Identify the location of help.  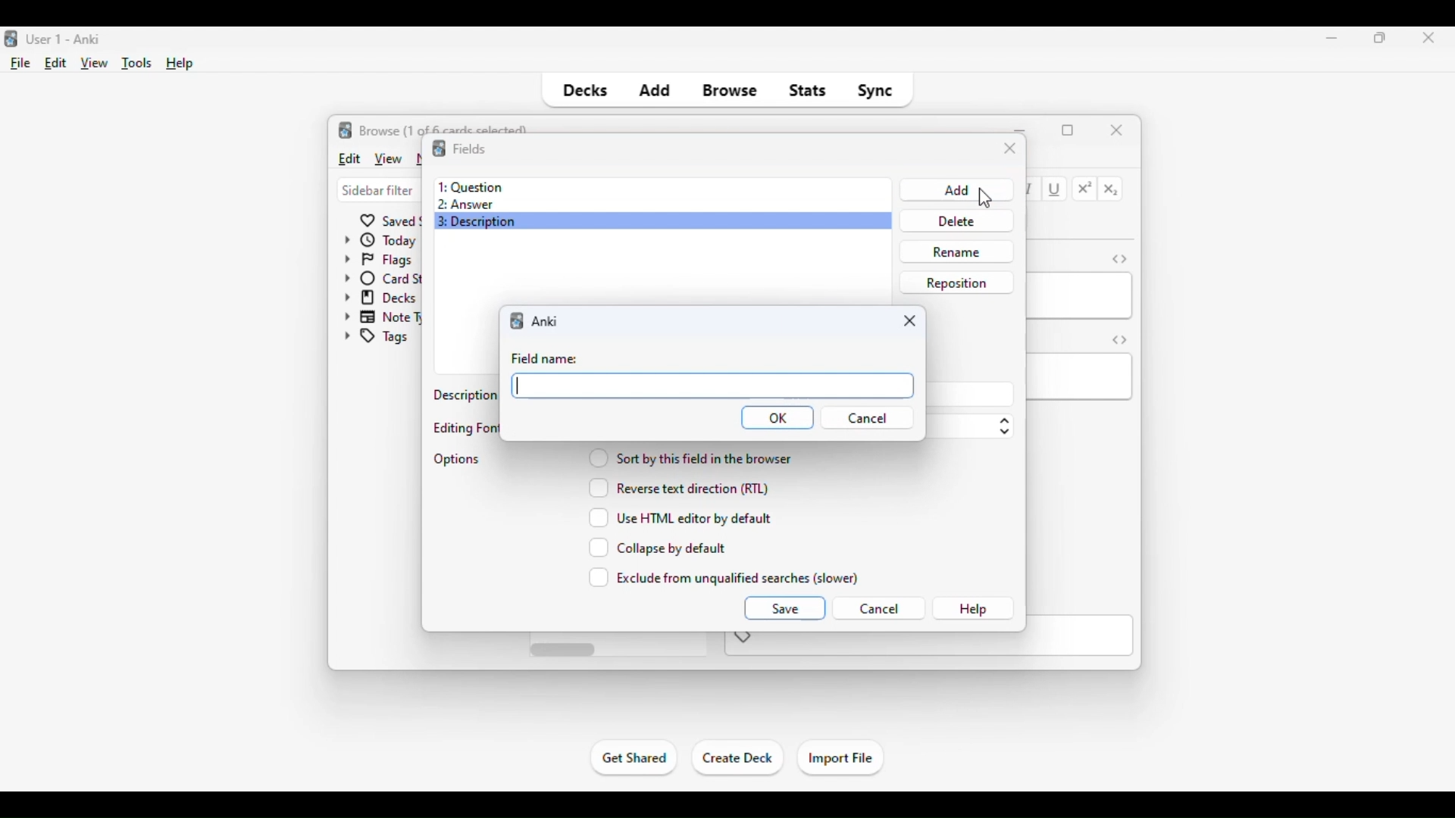
(180, 64).